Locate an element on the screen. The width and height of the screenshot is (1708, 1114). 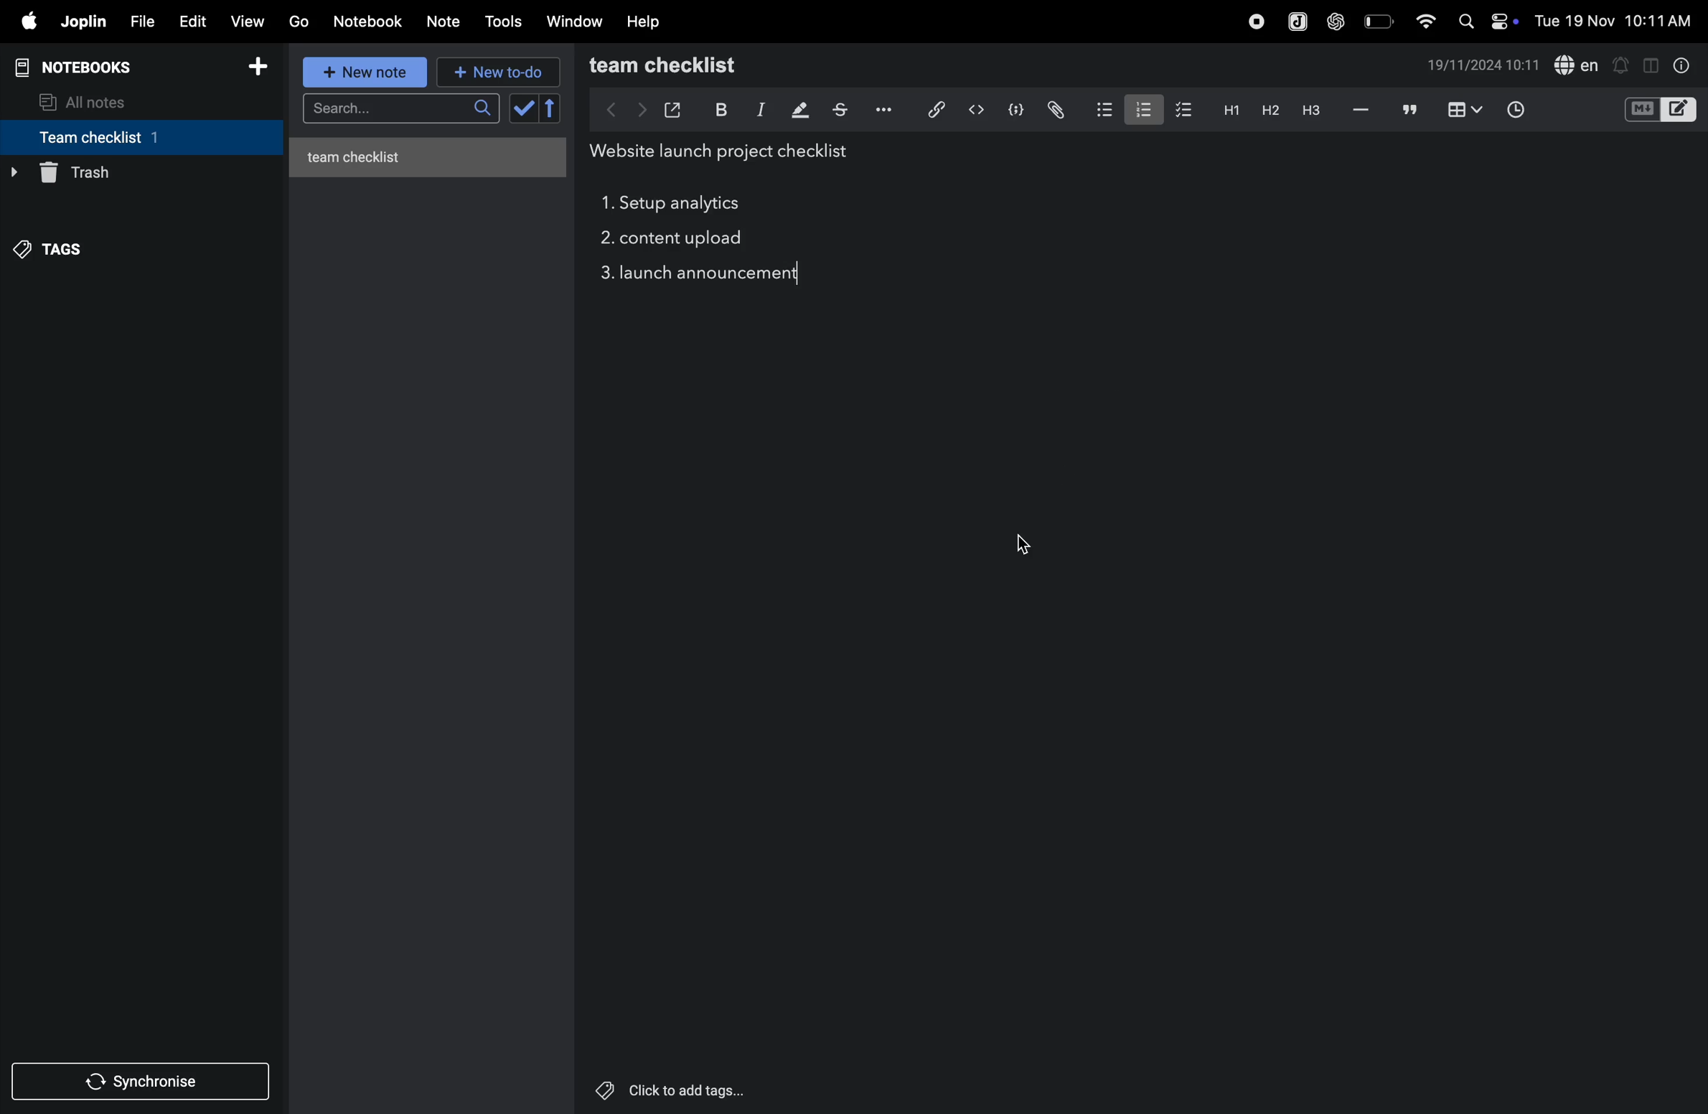
heading 3 is located at coordinates (1310, 110).